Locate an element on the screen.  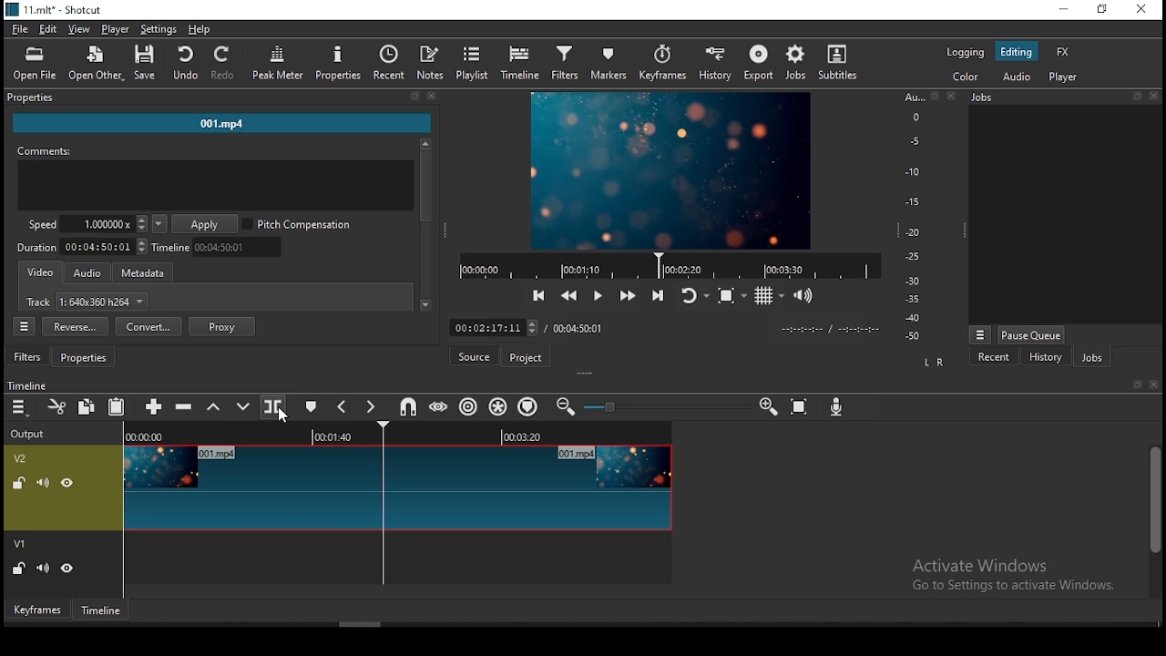
V1 is located at coordinates (22, 545).